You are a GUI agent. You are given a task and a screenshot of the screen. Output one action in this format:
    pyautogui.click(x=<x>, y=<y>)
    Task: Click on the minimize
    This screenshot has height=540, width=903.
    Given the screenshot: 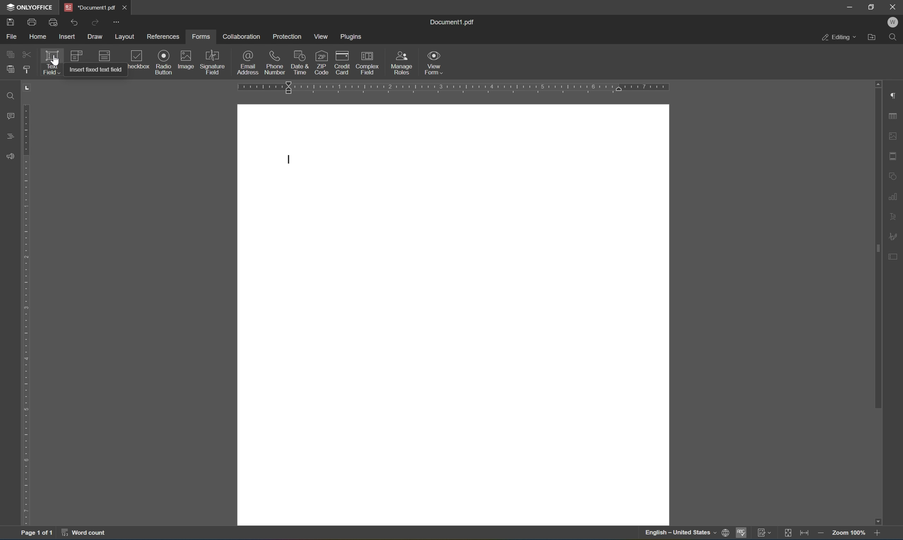 What is the action you would take?
    pyautogui.click(x=849, y=6)
    